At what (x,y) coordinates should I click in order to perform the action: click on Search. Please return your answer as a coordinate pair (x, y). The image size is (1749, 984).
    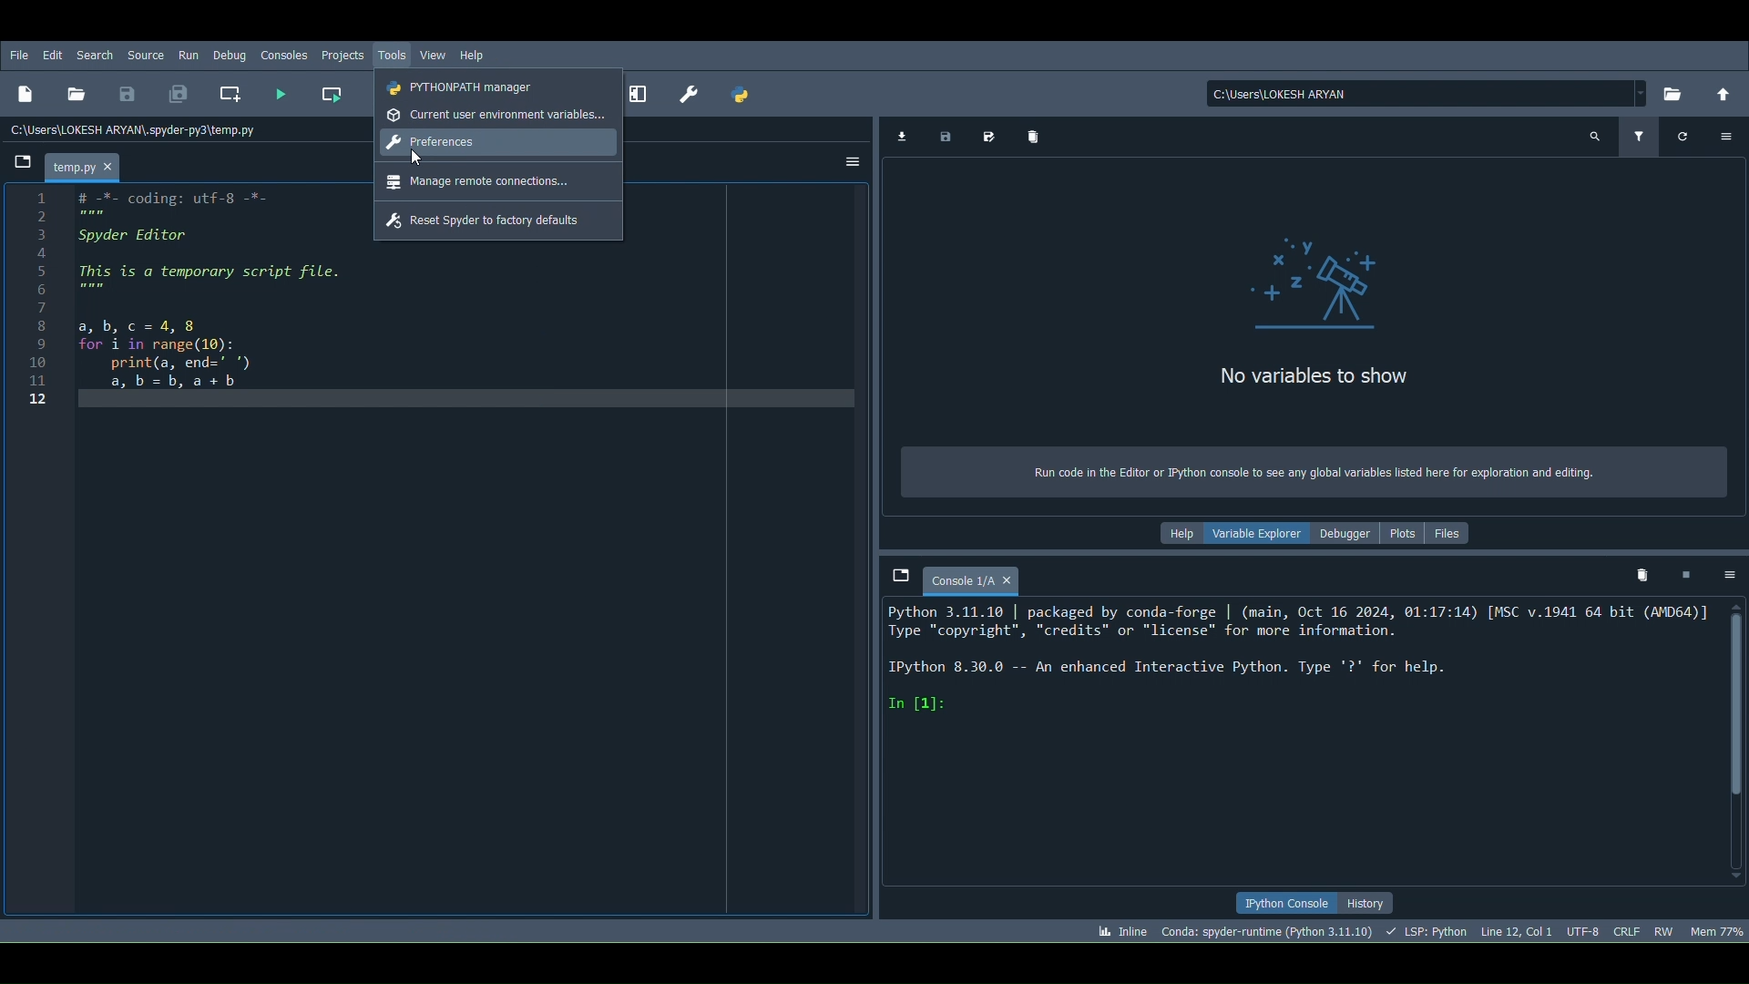
    Looking at the image, I should click on (99, 56).